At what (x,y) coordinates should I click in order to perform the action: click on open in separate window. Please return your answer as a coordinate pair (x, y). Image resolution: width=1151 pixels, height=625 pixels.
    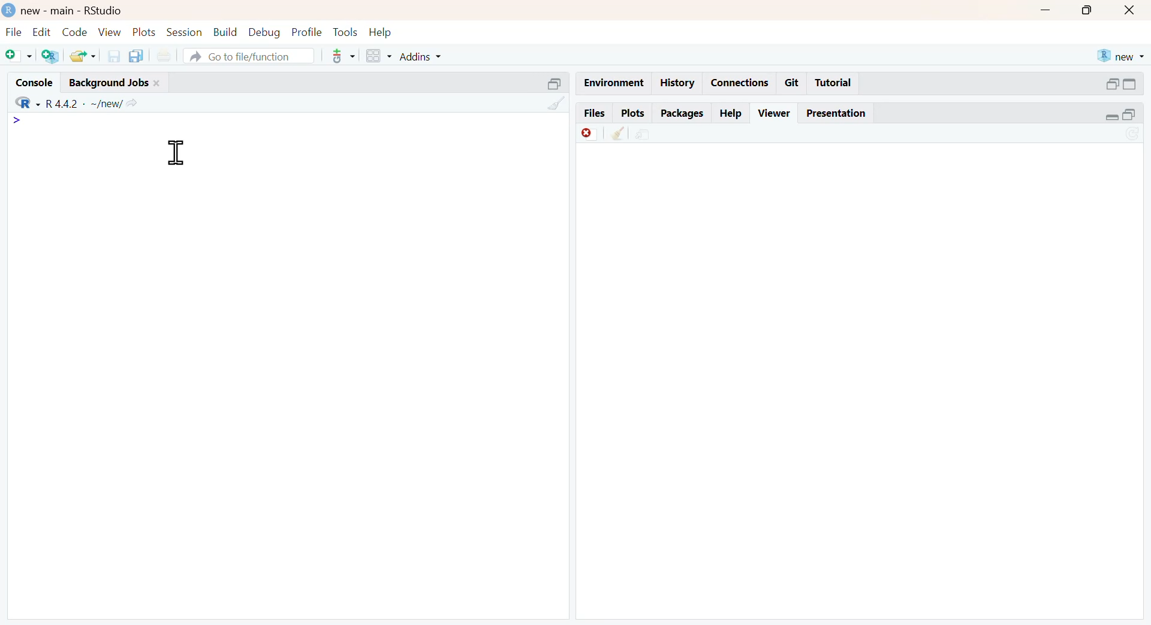
    Looking at the image, I should click on (1129, 114).